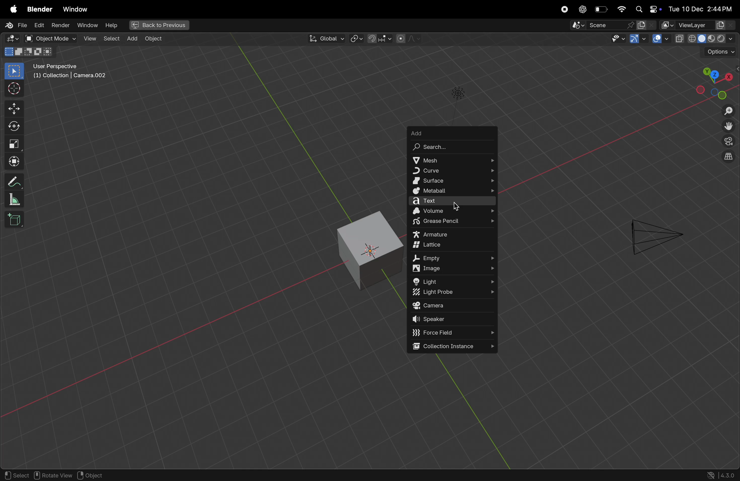 The width and height of the screenshot is (740, 481). I want to click on 3D view, so click(369, 249).